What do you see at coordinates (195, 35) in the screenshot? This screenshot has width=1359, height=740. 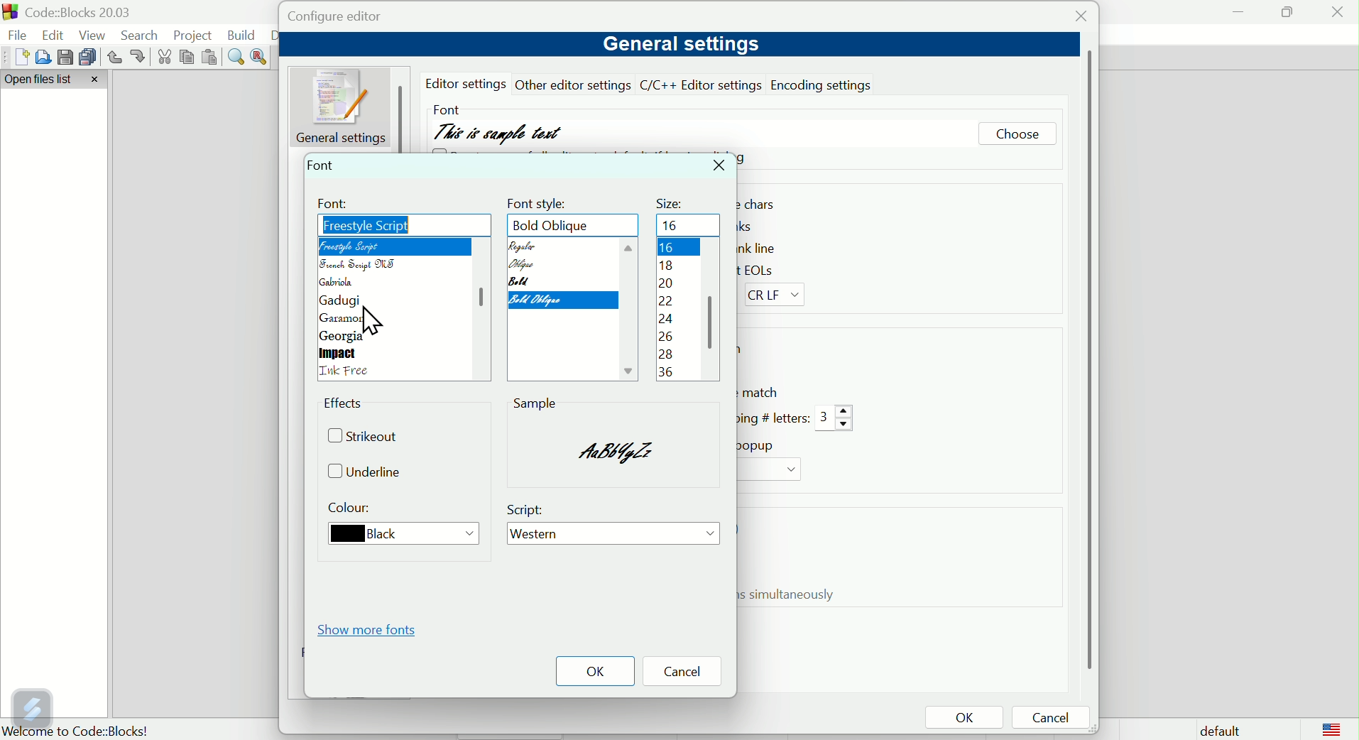 I see `Project` at bounding box center [195, 35].